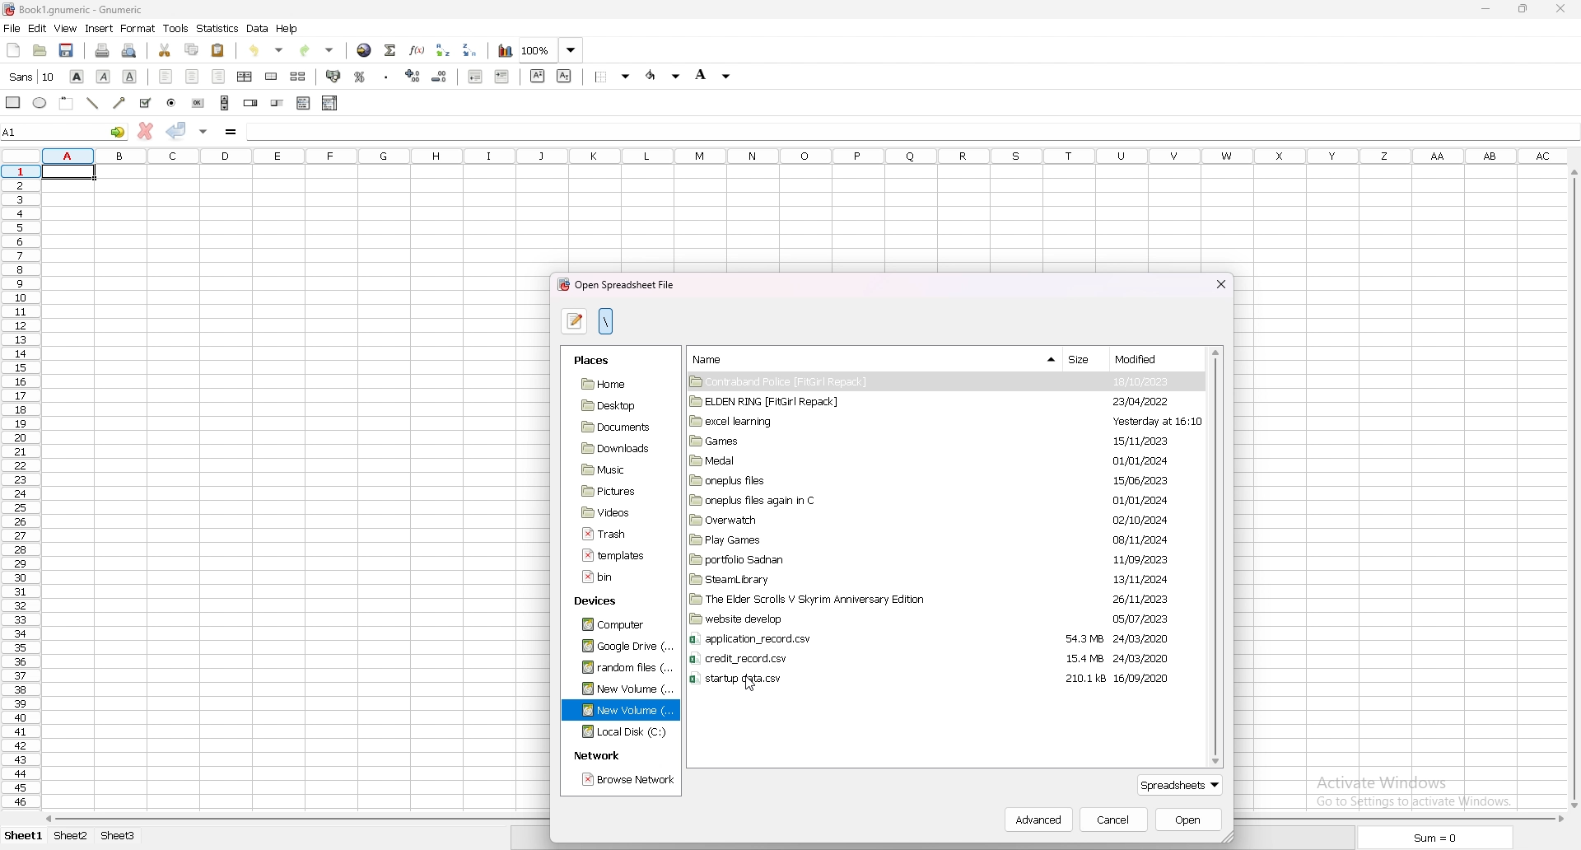 Image resolution: width=1581 pixels, height=850 pixels. Describe the element at coordinates (623, 647) in the screenshot. I see `folder` at that location.